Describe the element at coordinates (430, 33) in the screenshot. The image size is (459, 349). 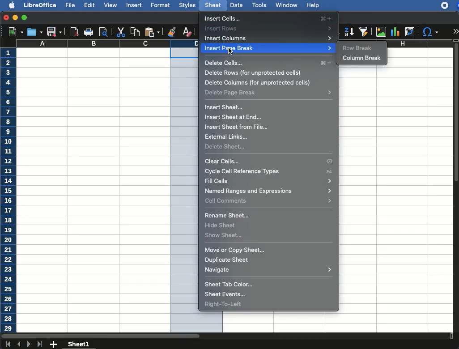
I see `special character` at that location.